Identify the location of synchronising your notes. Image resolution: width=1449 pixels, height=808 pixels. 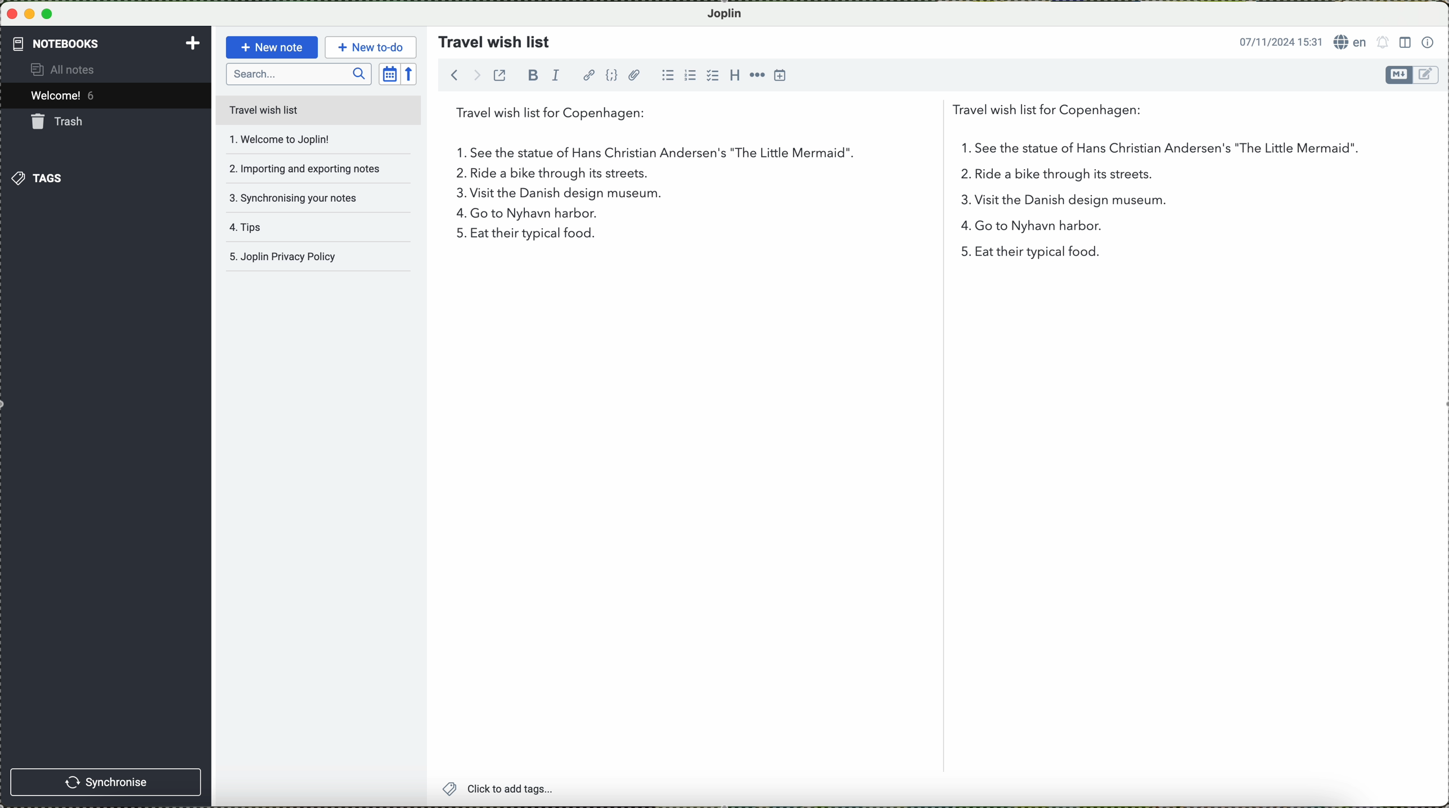
(303, 197).